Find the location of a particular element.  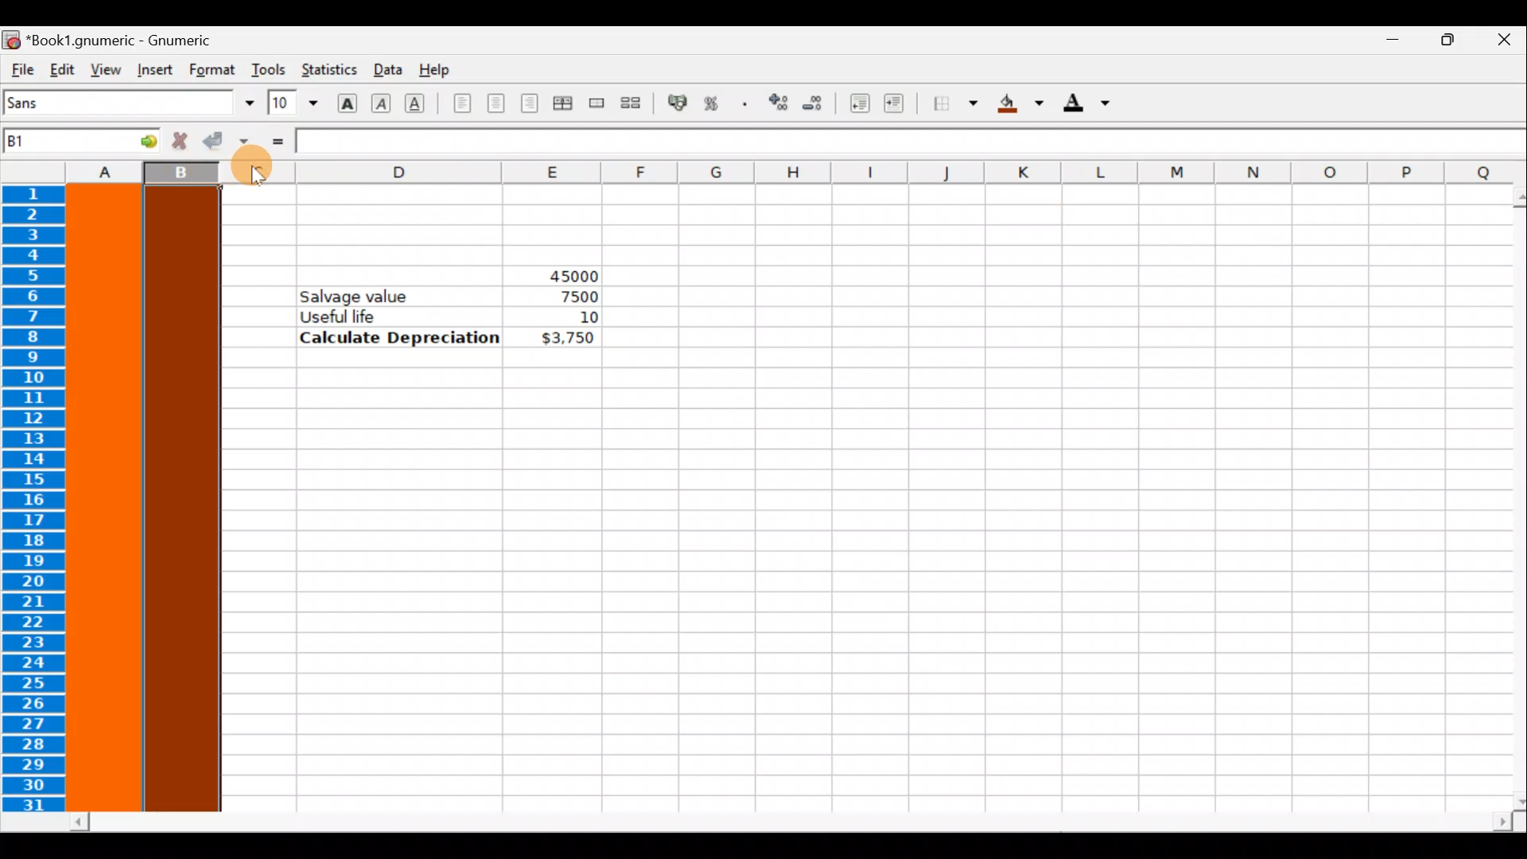

Reject change is located at coordinates (175, 142).